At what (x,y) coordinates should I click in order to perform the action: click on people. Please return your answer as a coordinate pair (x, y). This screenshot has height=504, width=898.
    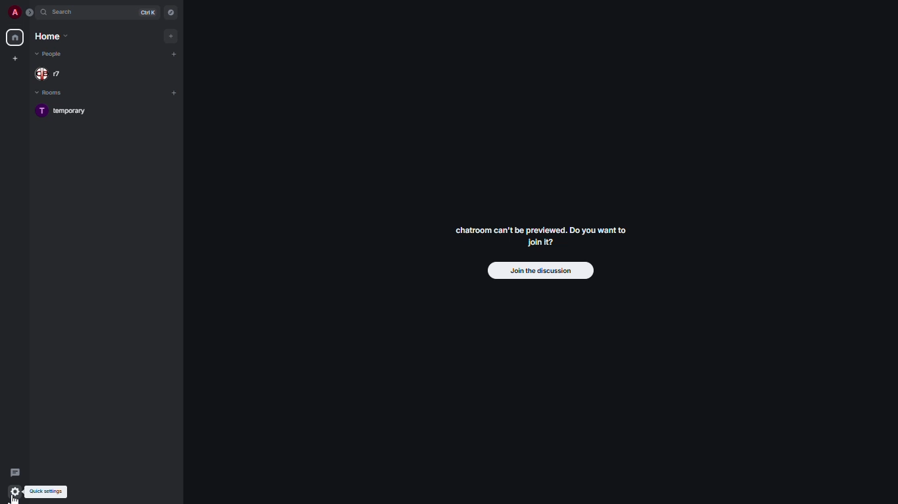
    Looking at the image, I should click on (51, 73).